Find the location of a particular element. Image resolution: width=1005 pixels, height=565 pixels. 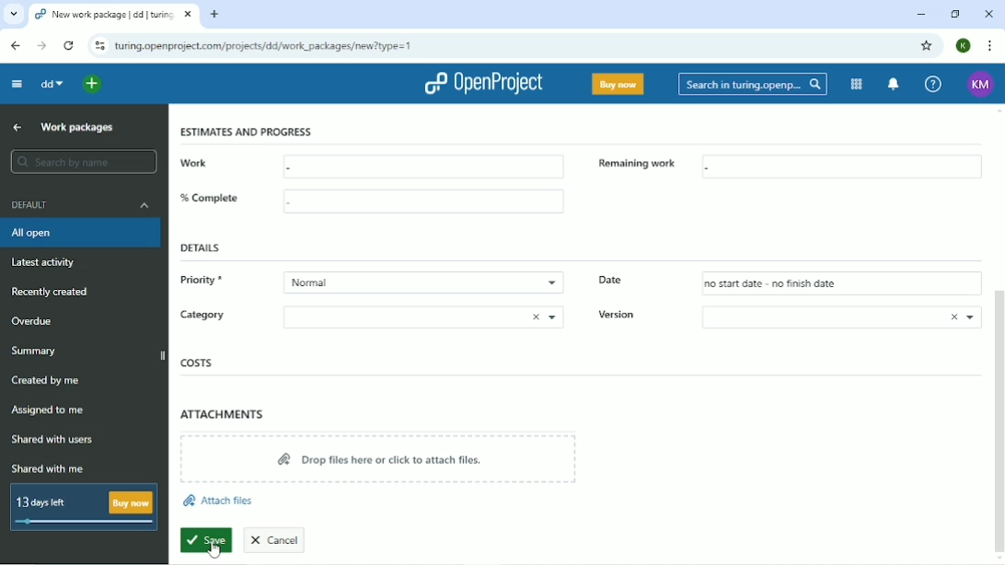

Assigned to me is located at coordinates (48, 410).